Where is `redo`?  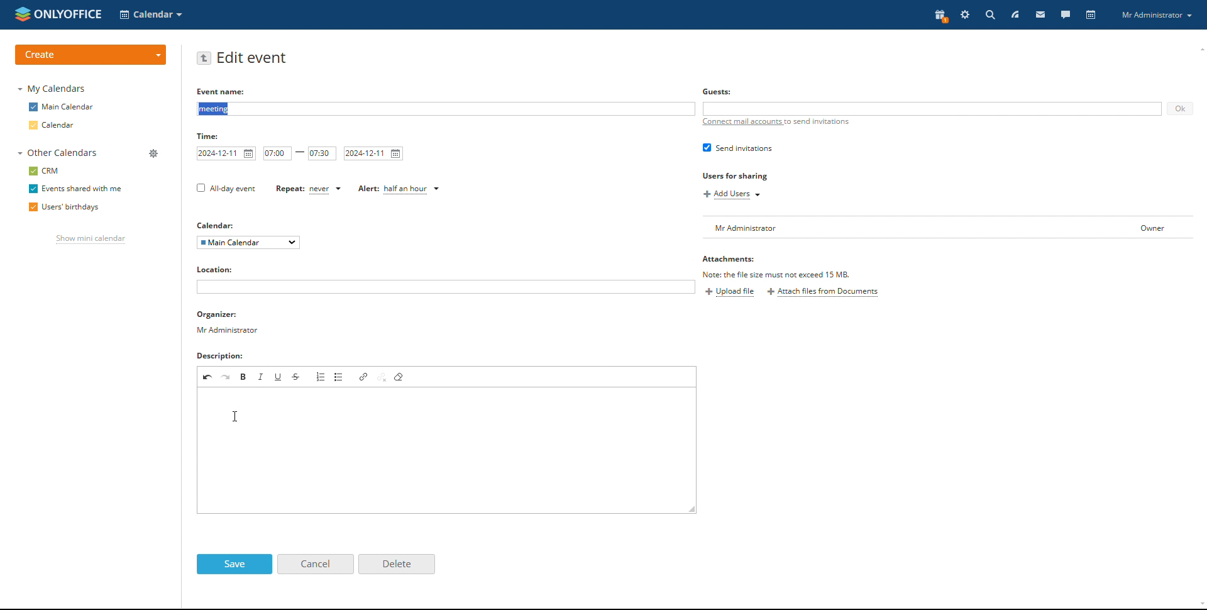 redo is located at coordinates (226, 376).